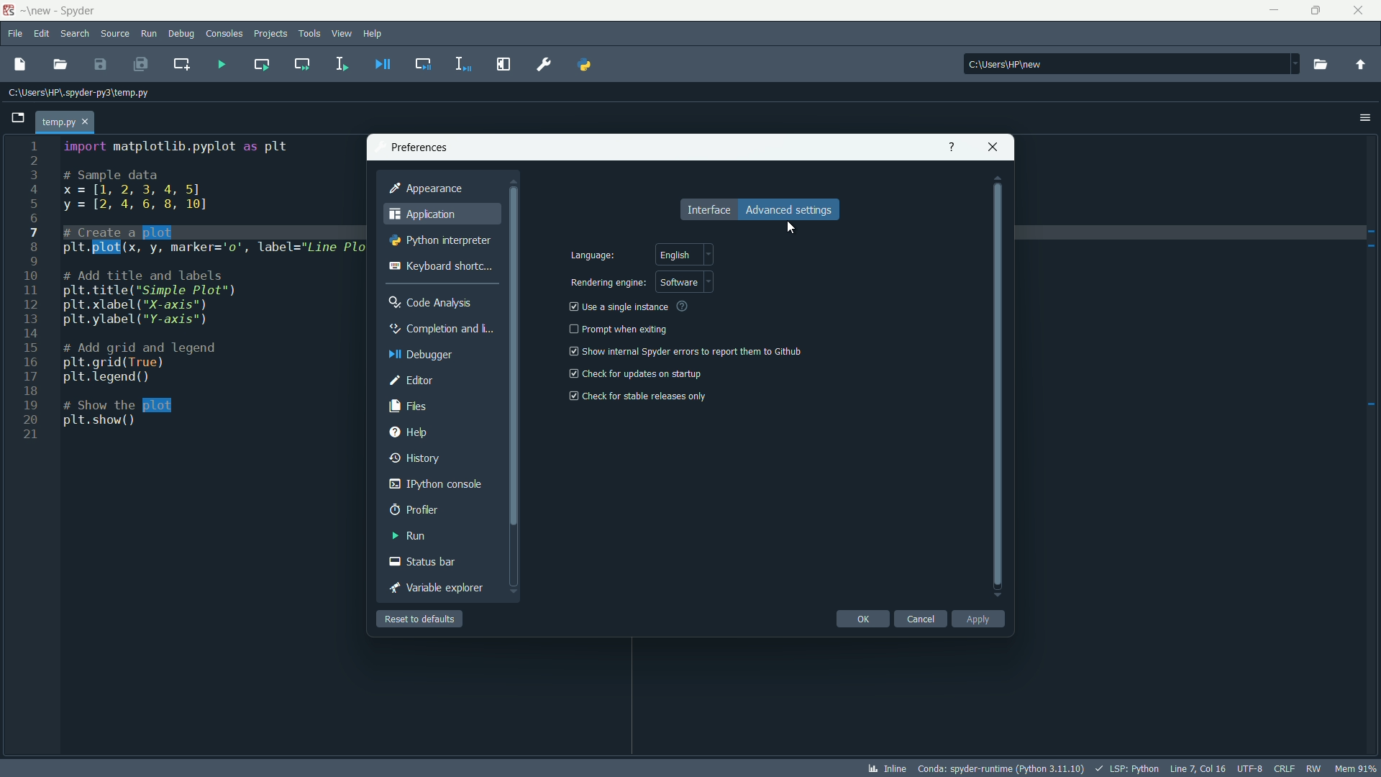 The image size is (1381, 777). I want to click on edit, so click(42, 35).